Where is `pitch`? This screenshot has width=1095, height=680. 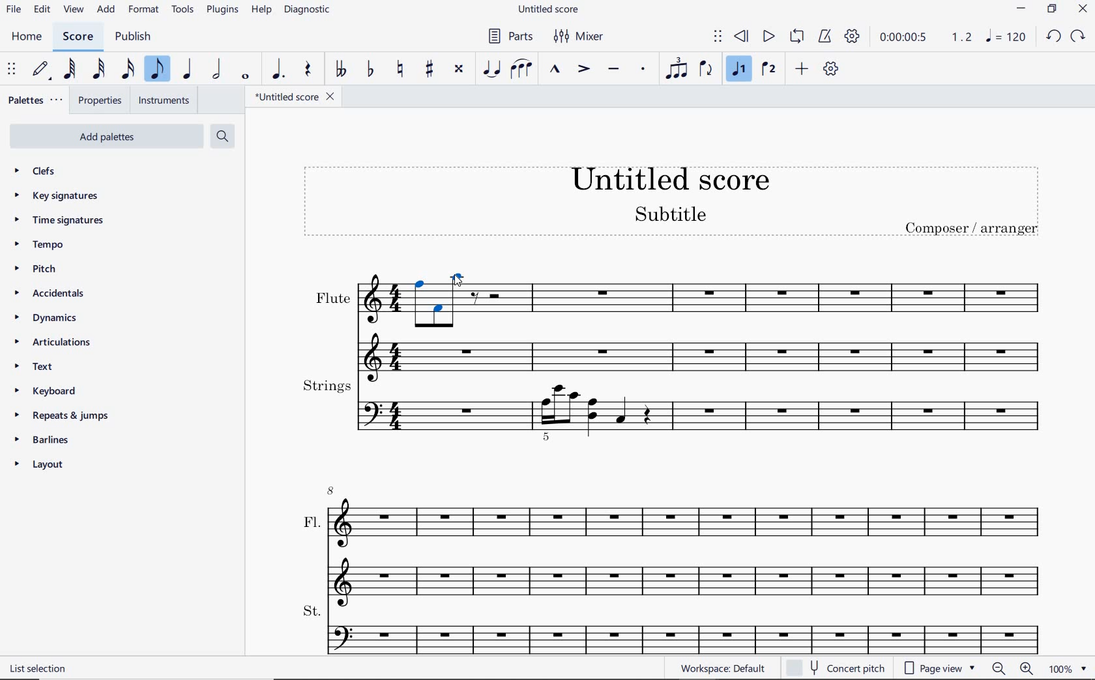 pitch is located at coordinates (38, 270).